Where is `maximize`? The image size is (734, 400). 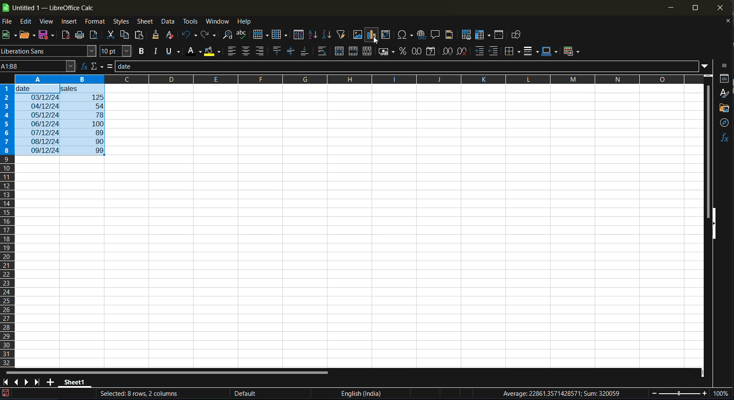
maximize is located at coordinates (693, 7).